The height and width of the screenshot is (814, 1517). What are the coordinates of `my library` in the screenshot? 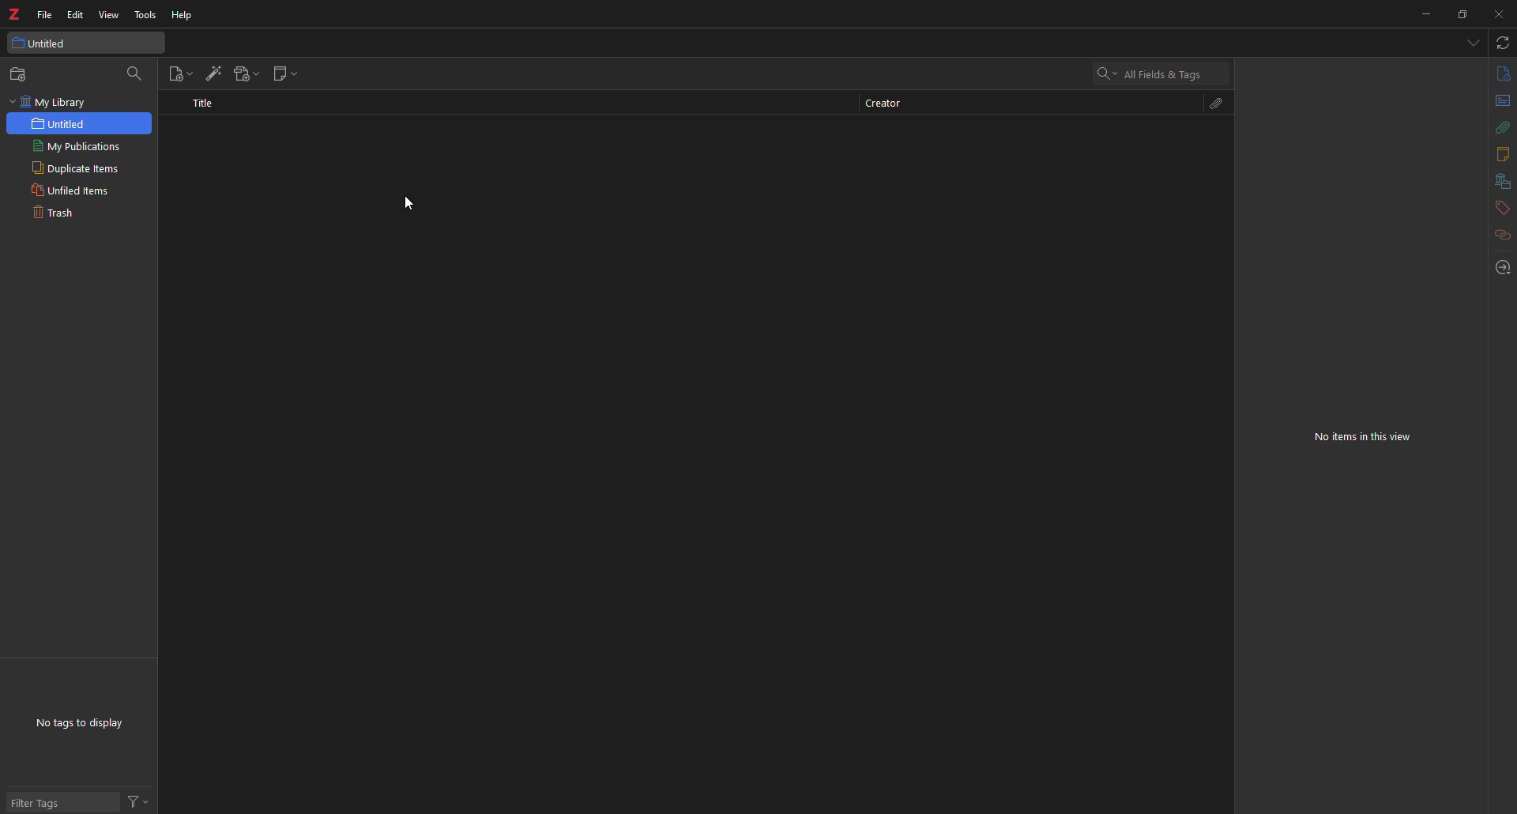 It's located at (81, 101).